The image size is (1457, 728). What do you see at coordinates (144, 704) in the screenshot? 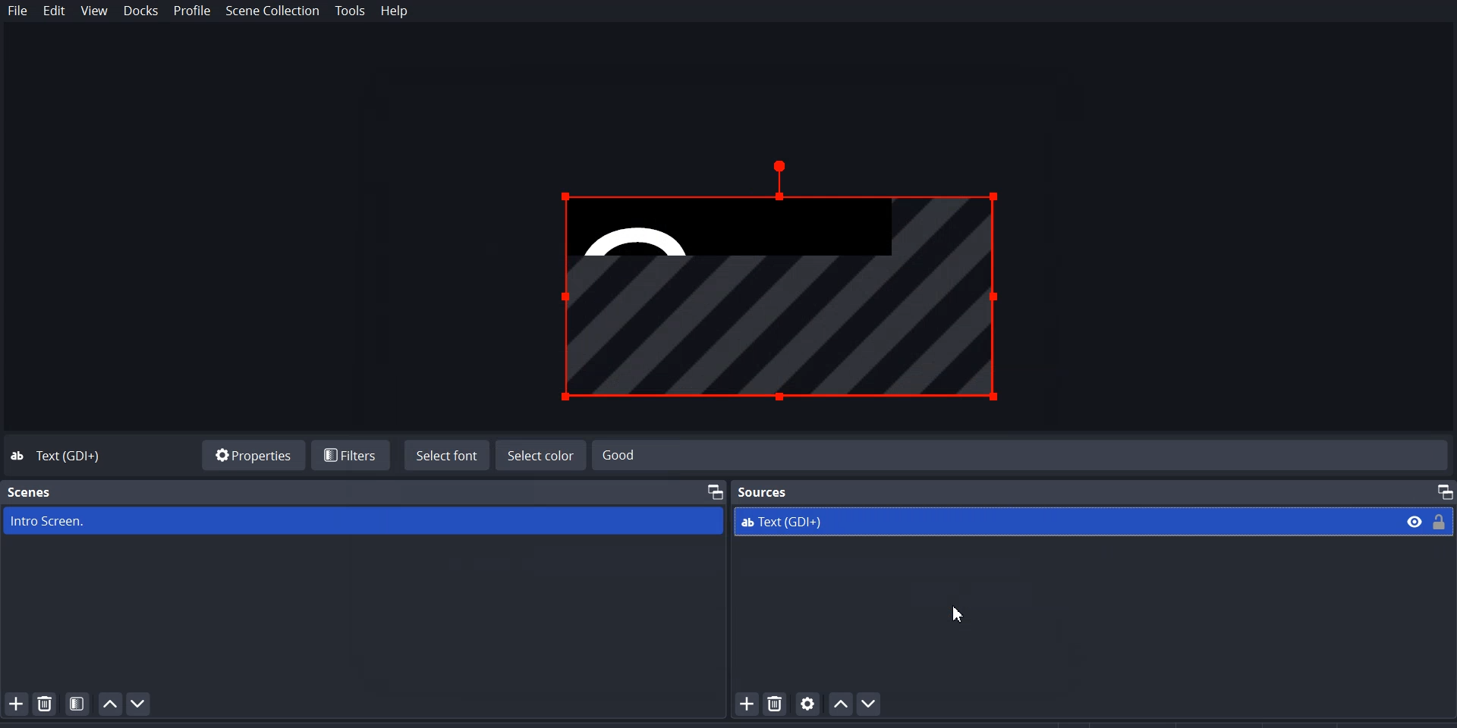
I see `Move scene Down` at bounding box center [144, 704].